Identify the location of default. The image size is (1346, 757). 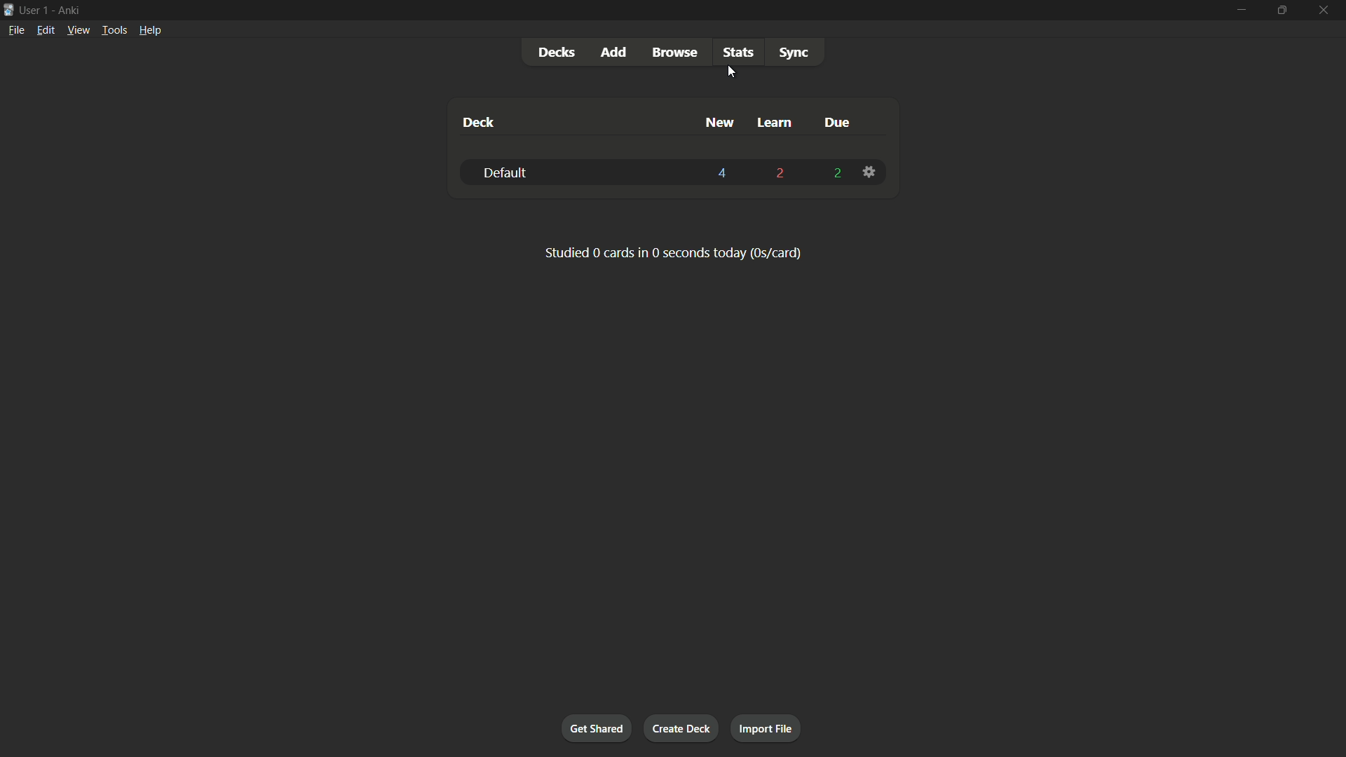
(503, 172).